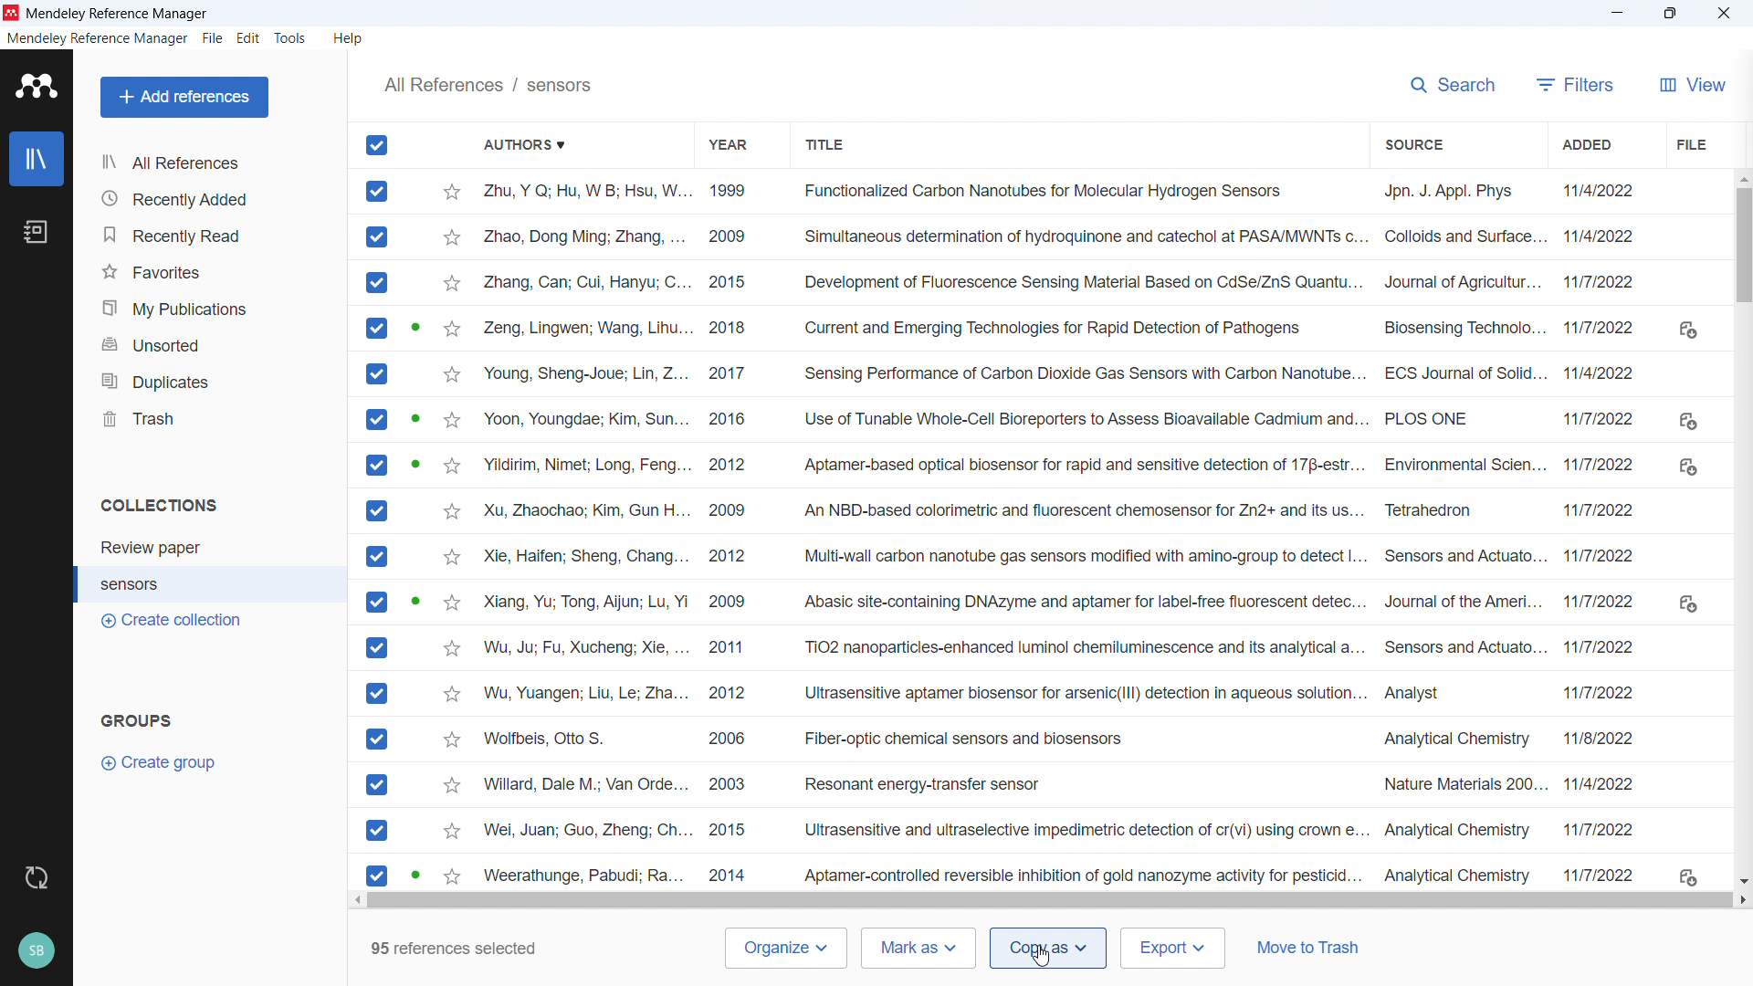  What do you see at coordinates (349, 39) in the screenshot?
I see `help` at bounding box center [349, 39].